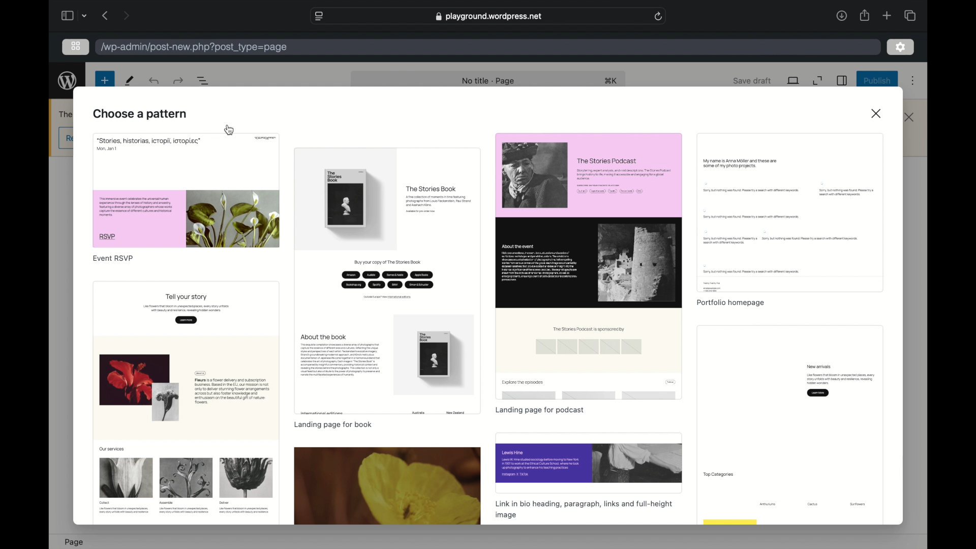  What do you see at coordinates (841, 15) in the screenshot?
I see `downloads` at bounding box center [841, 15].